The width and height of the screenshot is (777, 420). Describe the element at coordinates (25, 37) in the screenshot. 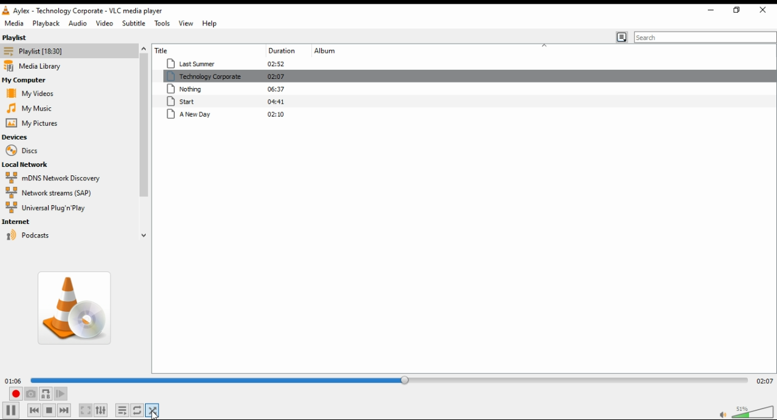

I see `playlist` at that location.